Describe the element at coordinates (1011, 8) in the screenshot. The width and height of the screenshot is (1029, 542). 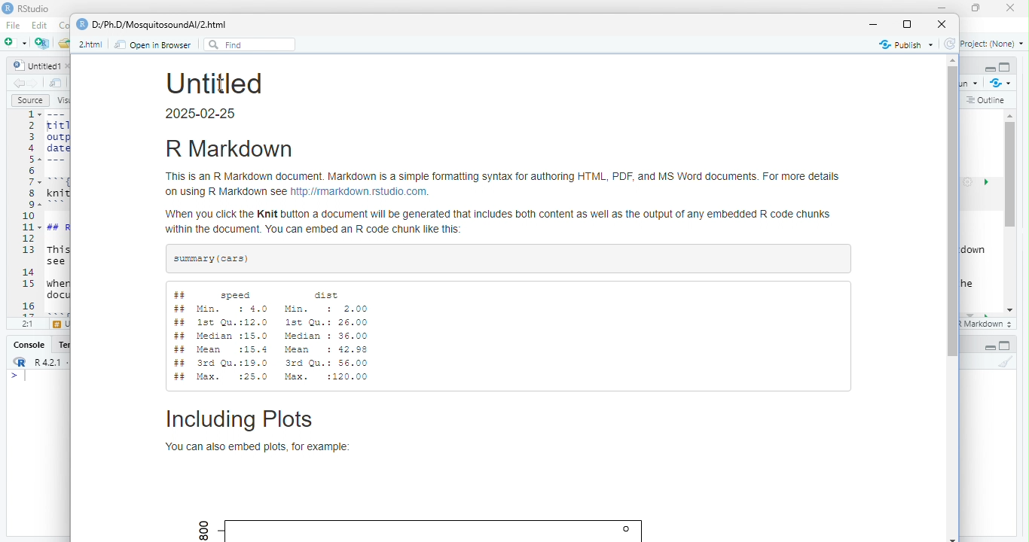
I see `close` at that location.